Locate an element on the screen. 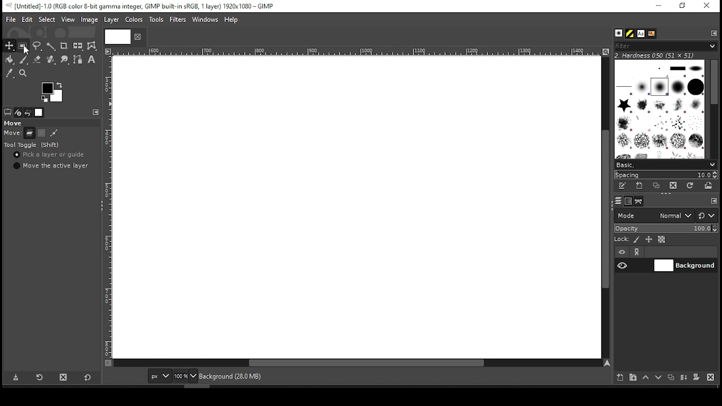  duplicate this brush is located at coordinates (659, 186).